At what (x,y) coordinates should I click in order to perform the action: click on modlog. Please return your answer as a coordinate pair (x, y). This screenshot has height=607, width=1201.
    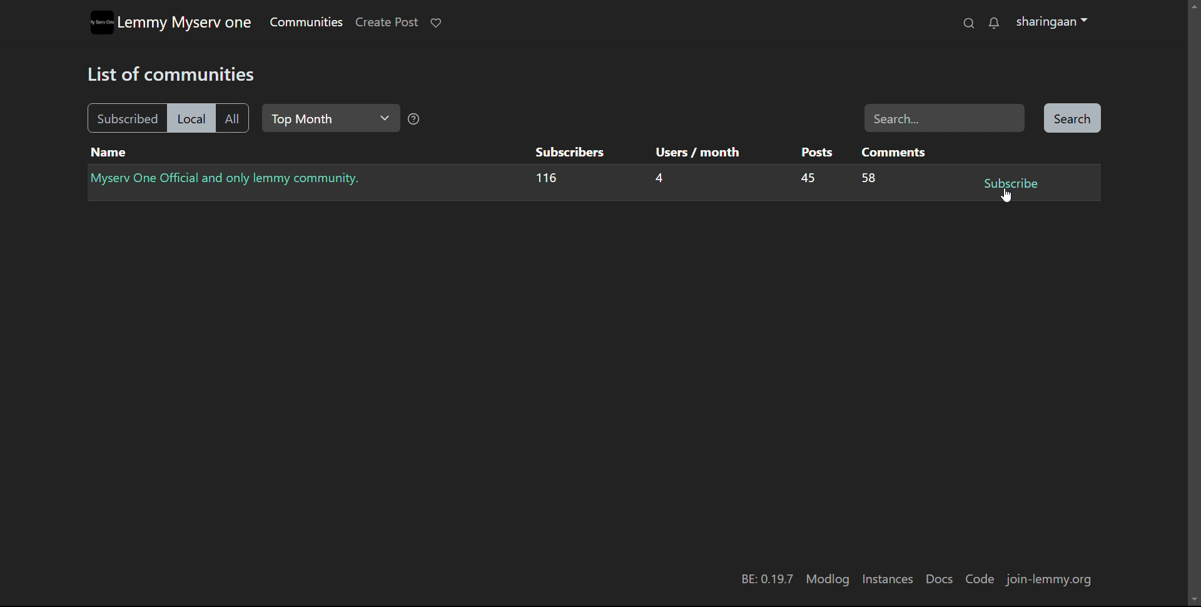
    Looking at the image, I should click on (828, 579).